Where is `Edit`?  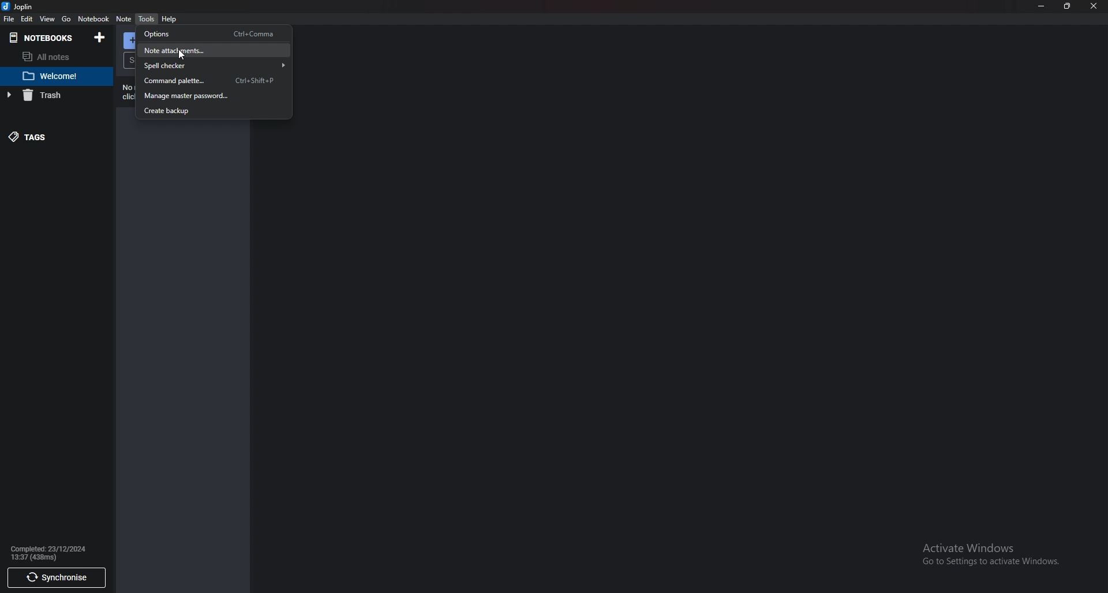
Edit is located at coordinates (27, 19).